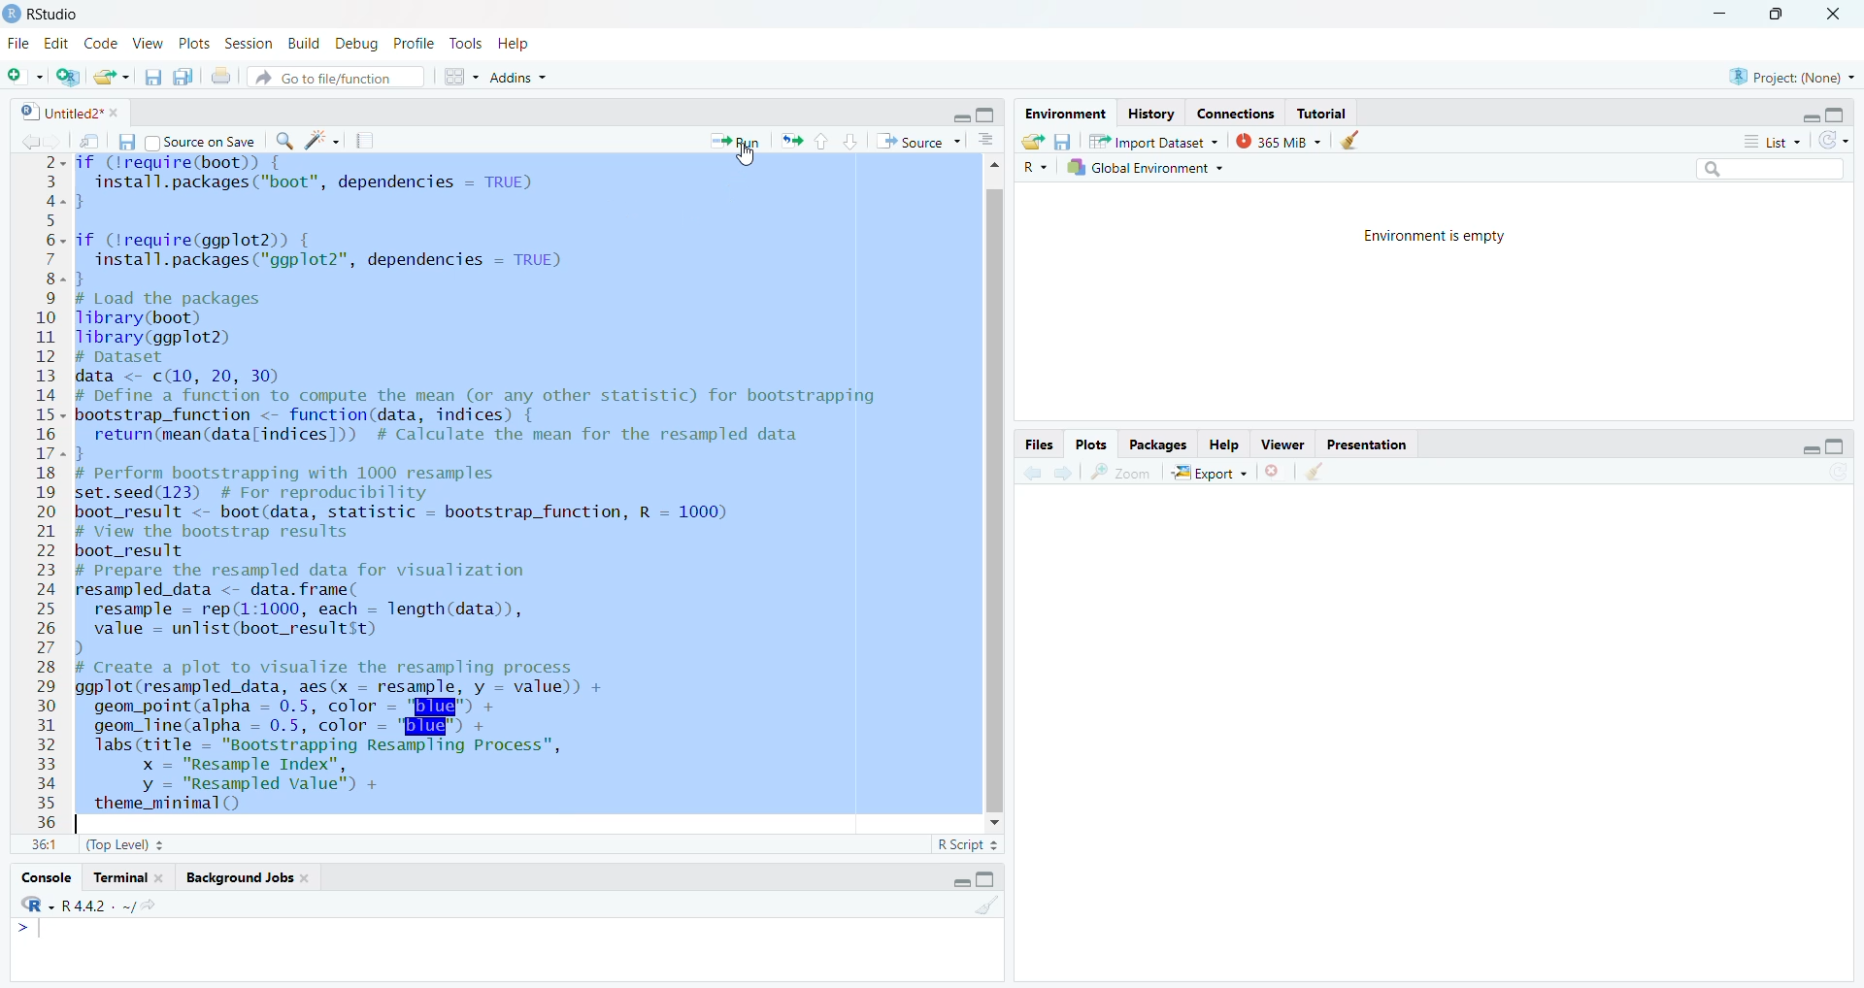 This screenshot has width=1864, height=988. Describe the element at coordinates (747, 159) in the screenshot. I see `cursor` at that location.